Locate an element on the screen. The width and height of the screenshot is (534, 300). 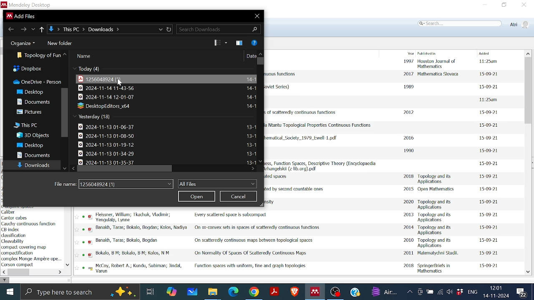
Author is located at coordinates (133, 252).